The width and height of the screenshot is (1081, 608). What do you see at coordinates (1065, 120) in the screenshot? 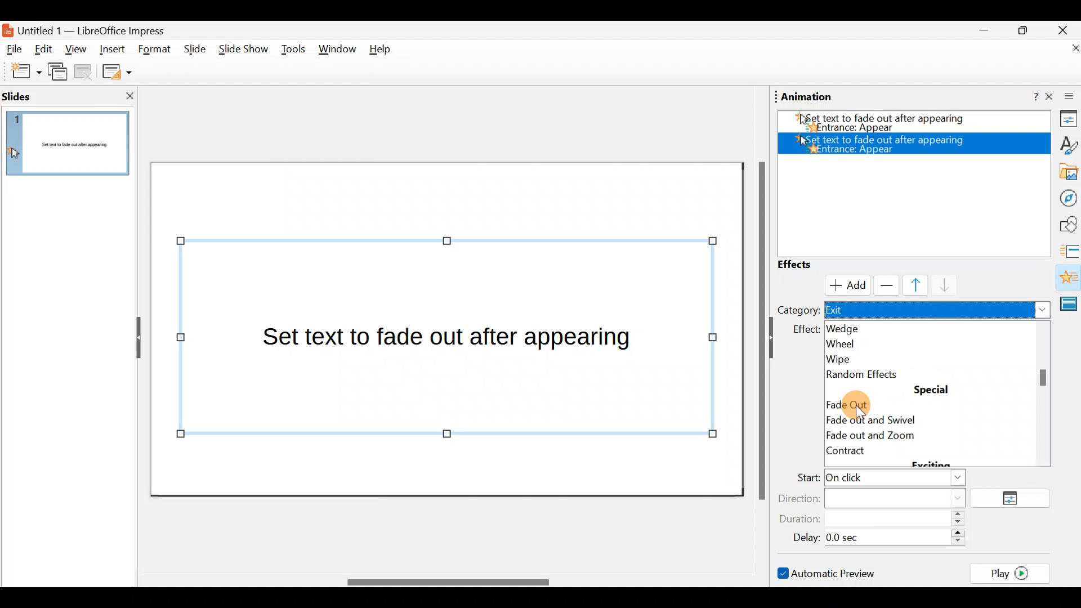
I see `Properties` at bounding box center [1065, 120].